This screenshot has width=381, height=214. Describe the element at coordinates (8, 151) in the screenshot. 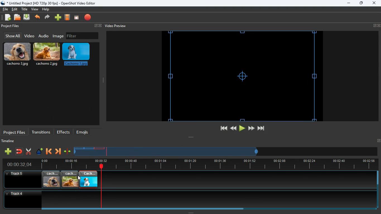

I see `add` at that location.